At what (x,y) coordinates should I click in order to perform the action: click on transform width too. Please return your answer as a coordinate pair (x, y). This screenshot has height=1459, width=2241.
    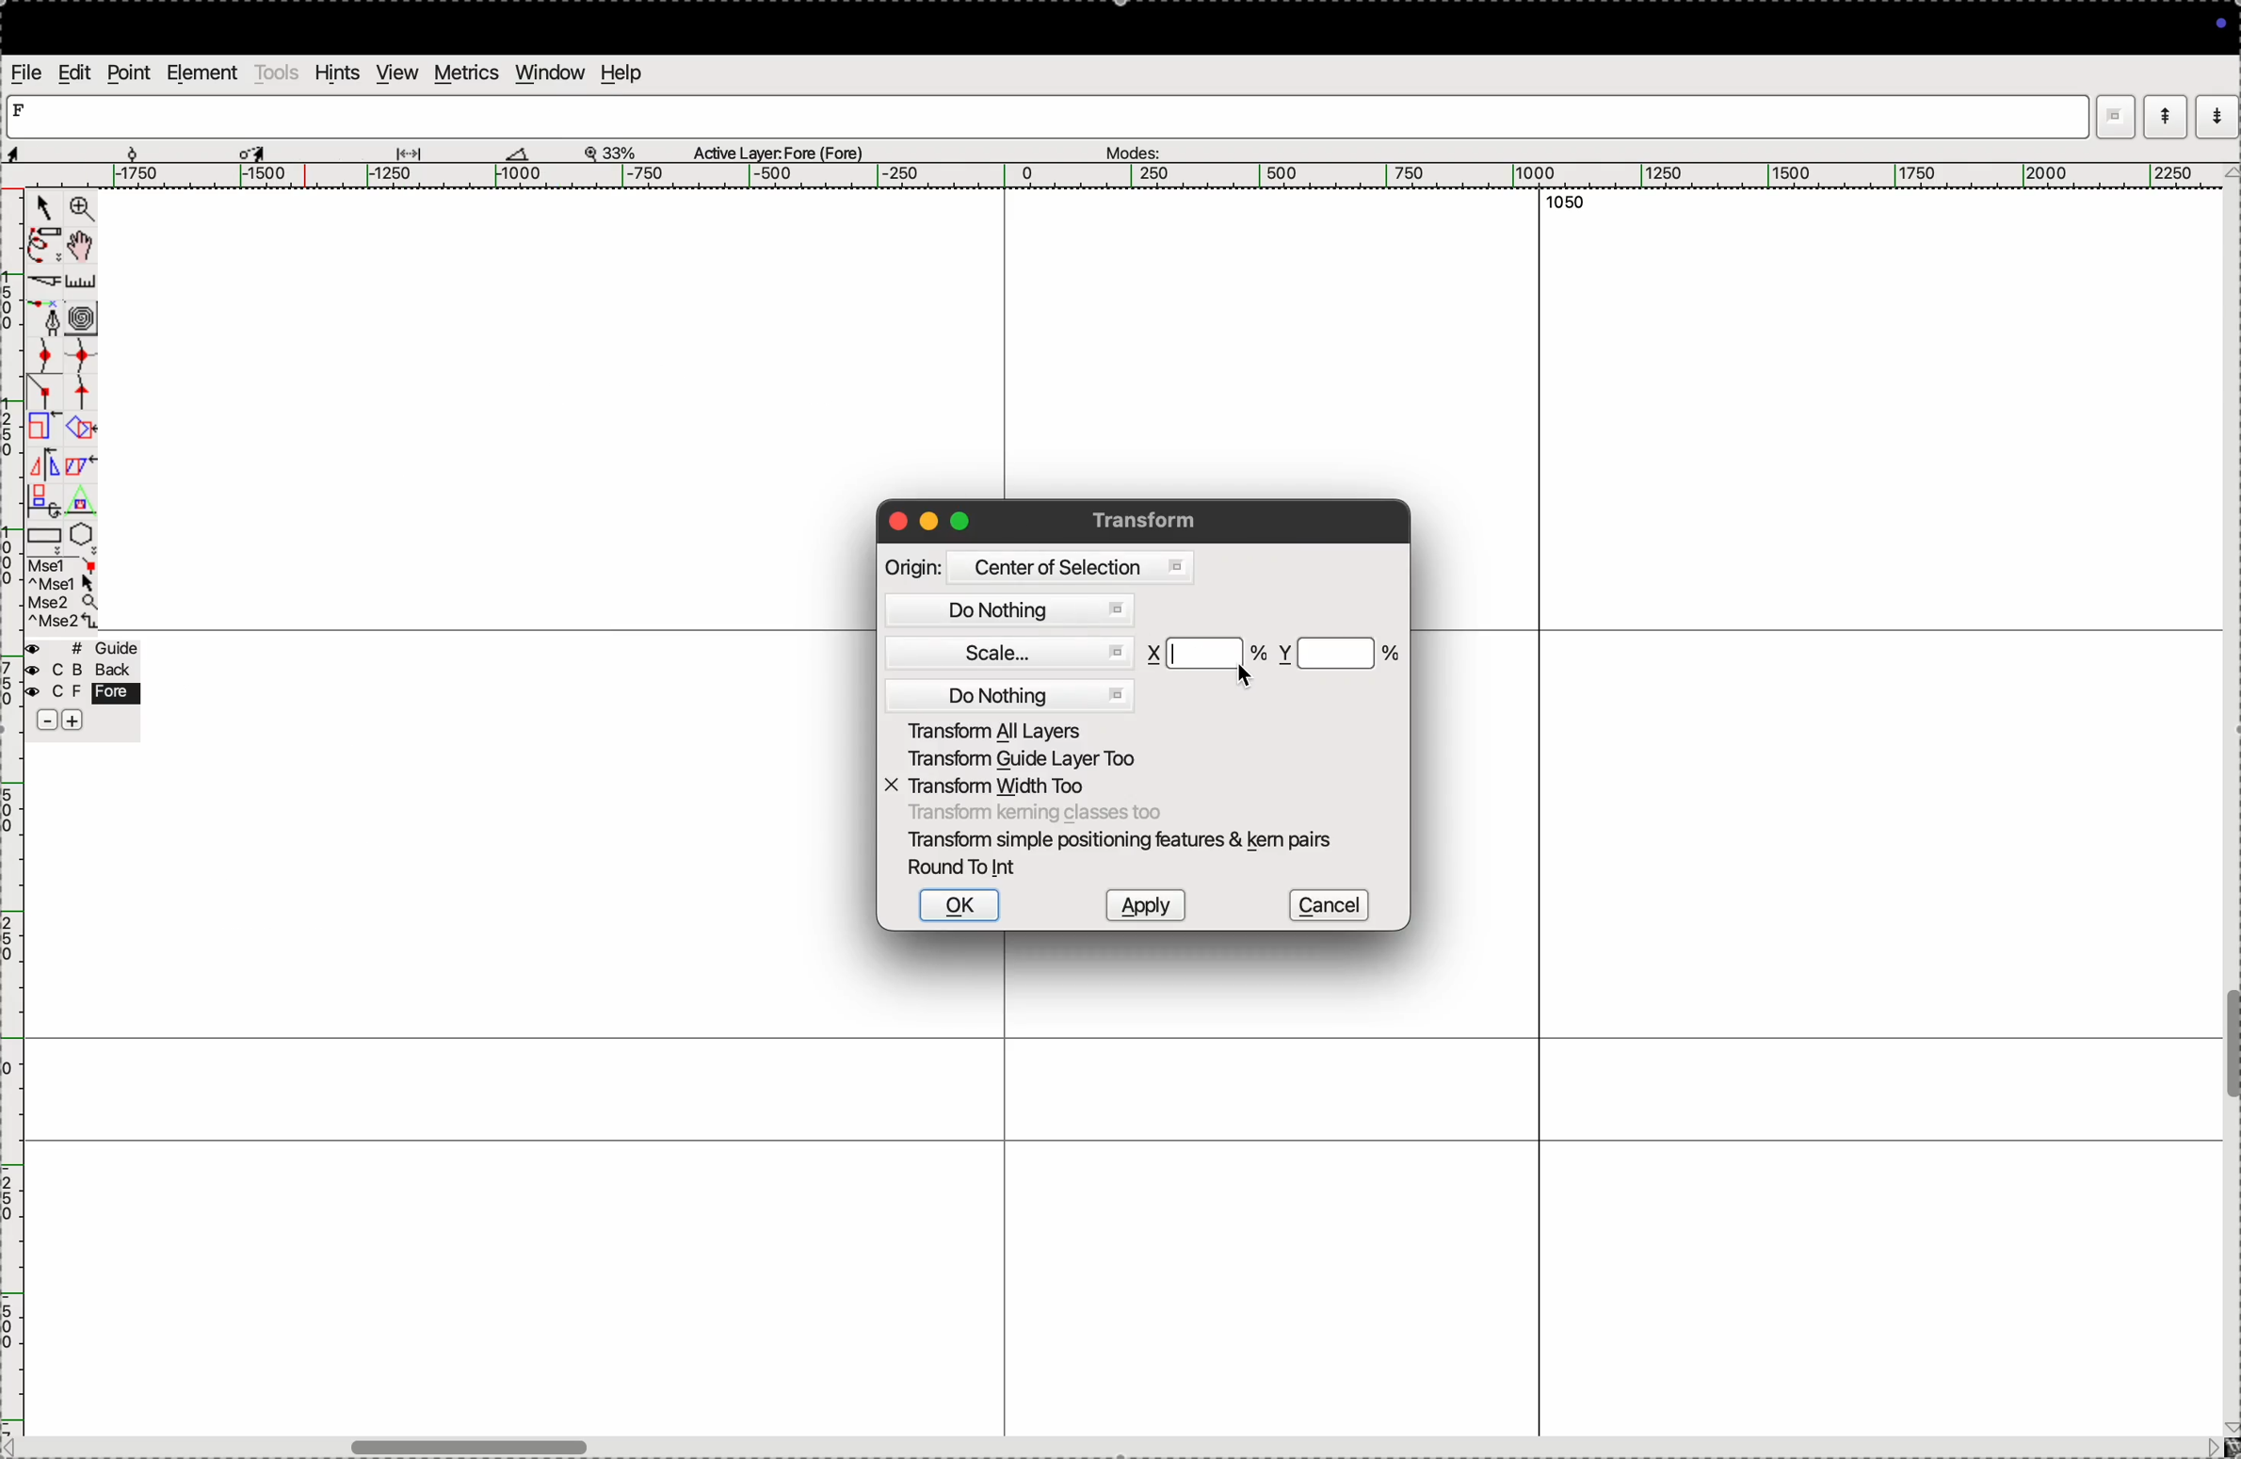
    Looking at the image, I should click on (998, 786).